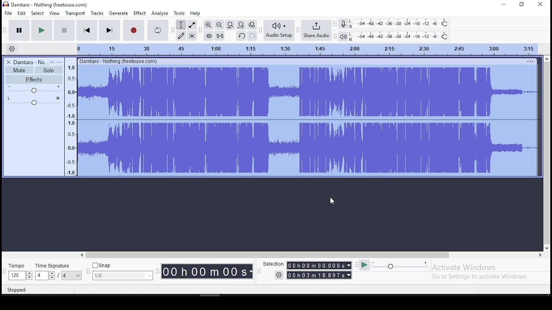 The image size is (552, 310). What do you see at coordinates (547, 153) in the screenshot?
I see `scroll bar` at bounding box center [547, 153].